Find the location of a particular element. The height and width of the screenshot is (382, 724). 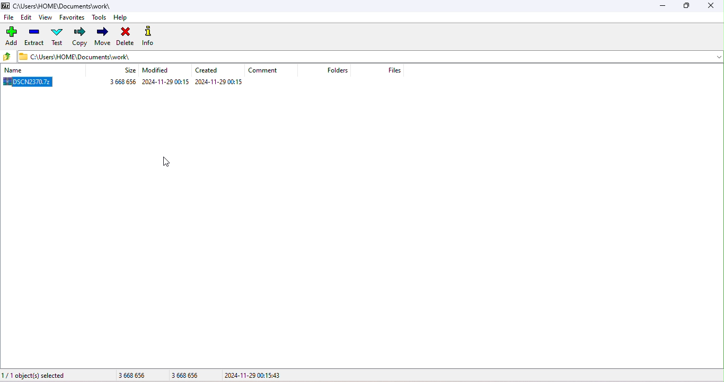

size of the document is located at coordinates (120, 83).